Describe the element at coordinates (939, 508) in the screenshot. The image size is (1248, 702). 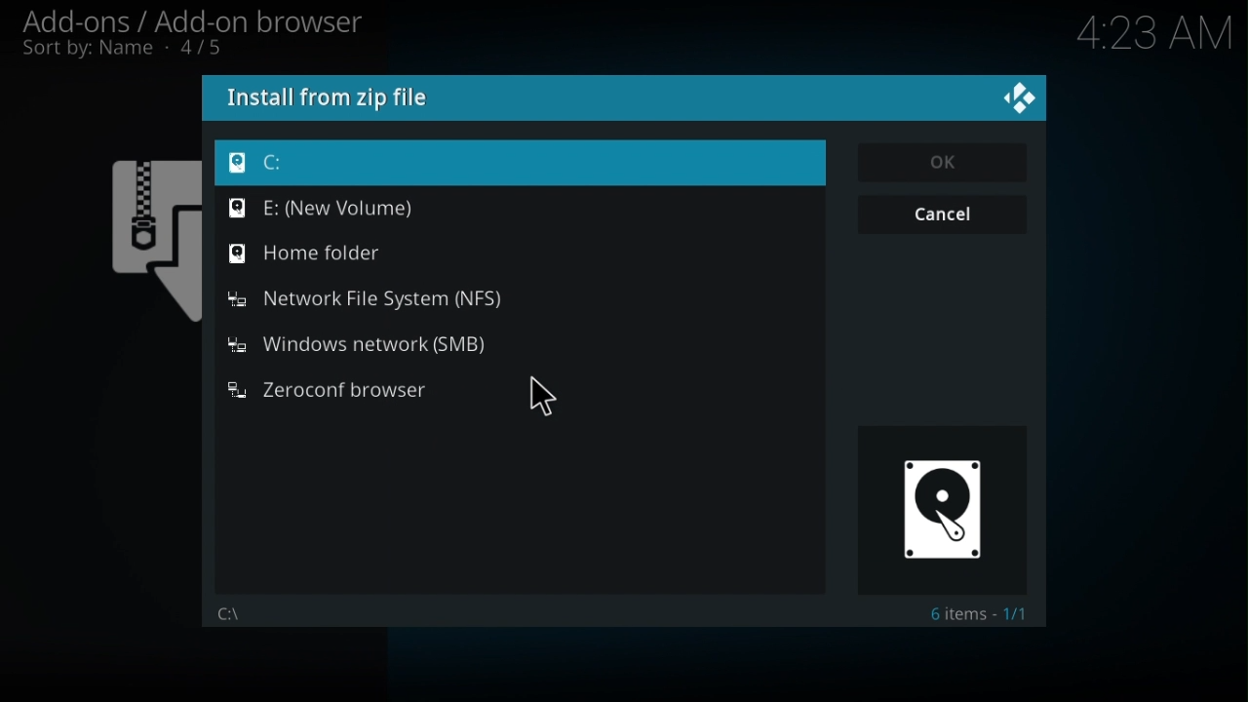
I see `Image` at that location.